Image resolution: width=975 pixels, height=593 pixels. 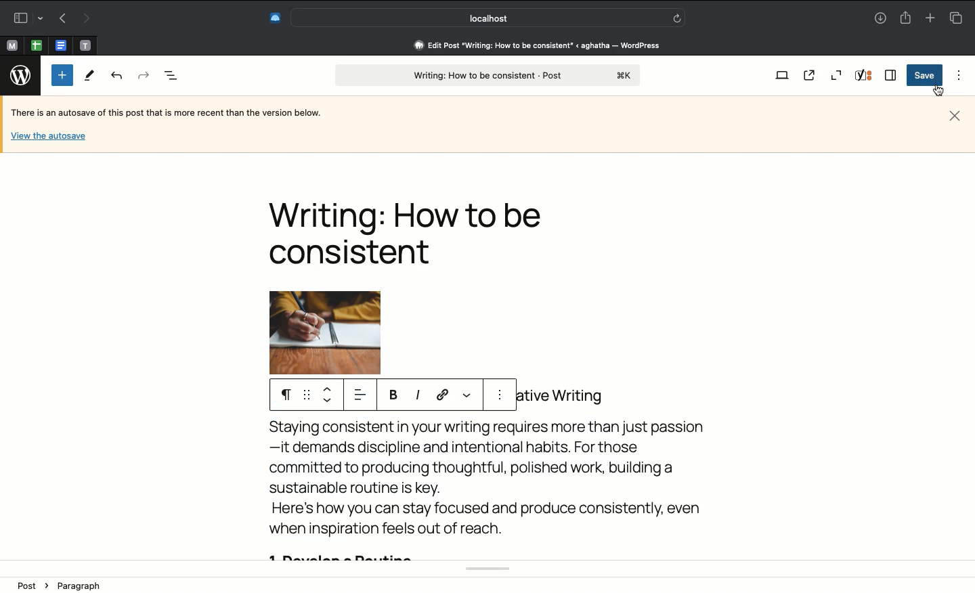 What do you see at coordinates (30, 585) in the screenshot?
I see `Post` at bounding box center [30, 585].